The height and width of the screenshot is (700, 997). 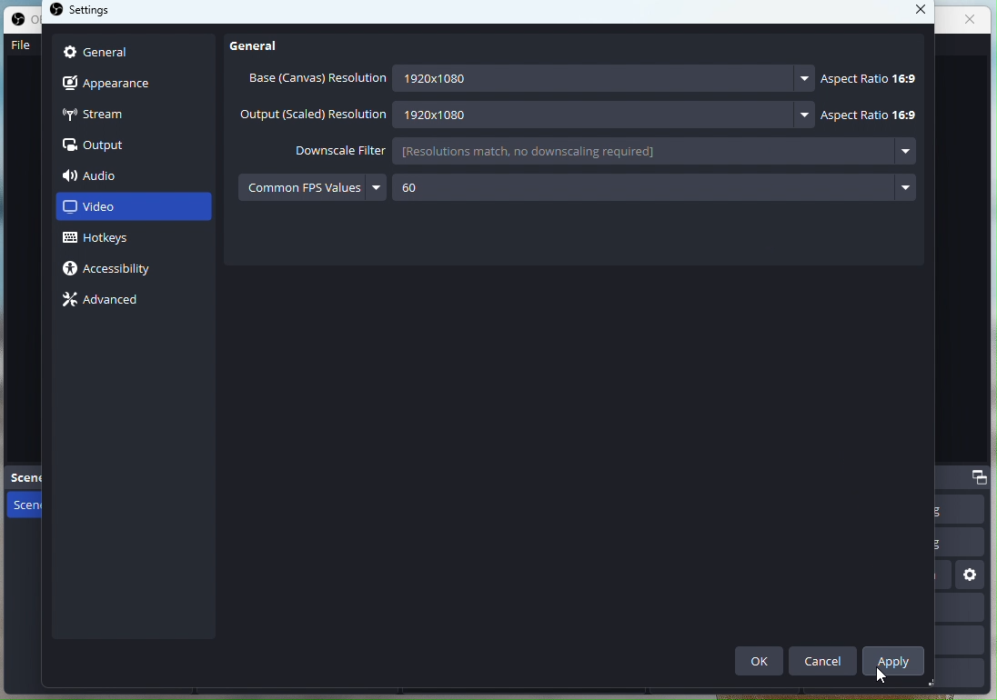 I want to click on Apply, so click(x=896, y=659).